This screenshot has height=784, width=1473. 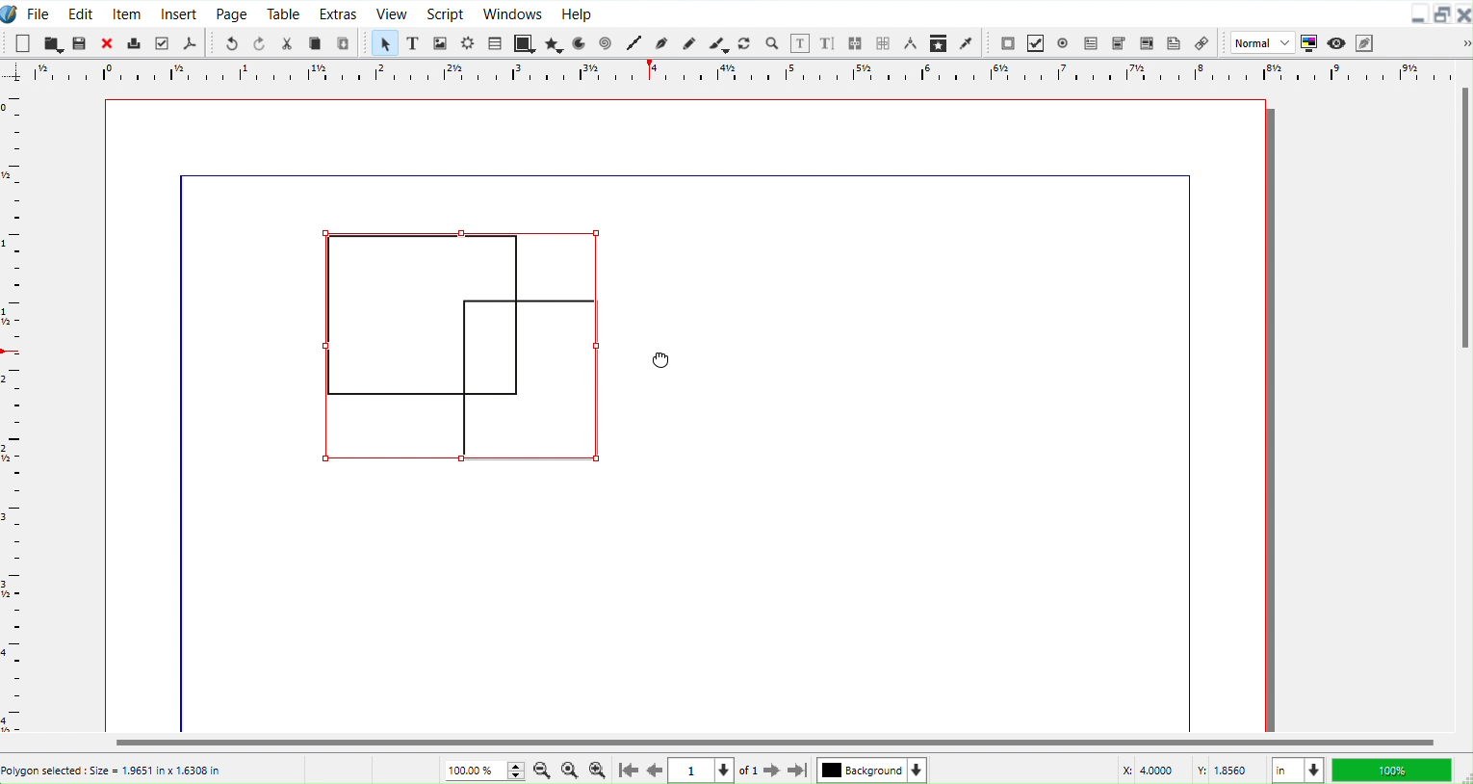 I want to click on Select current layer, so click(x=872, y=770).